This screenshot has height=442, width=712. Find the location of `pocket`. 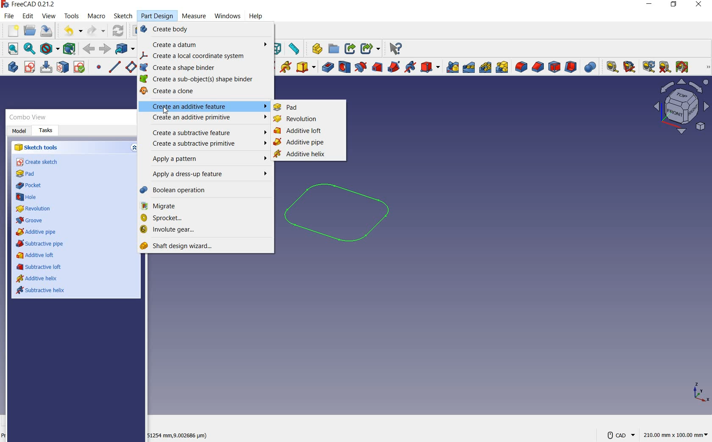

pocket is located at coordinates (327, 67).